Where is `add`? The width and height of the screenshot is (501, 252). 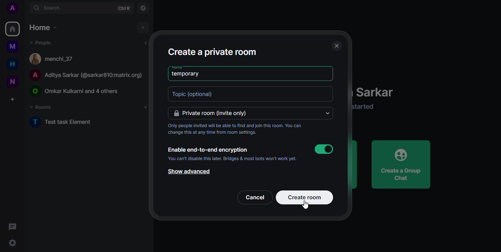
add is located at coordinates (145, 42).